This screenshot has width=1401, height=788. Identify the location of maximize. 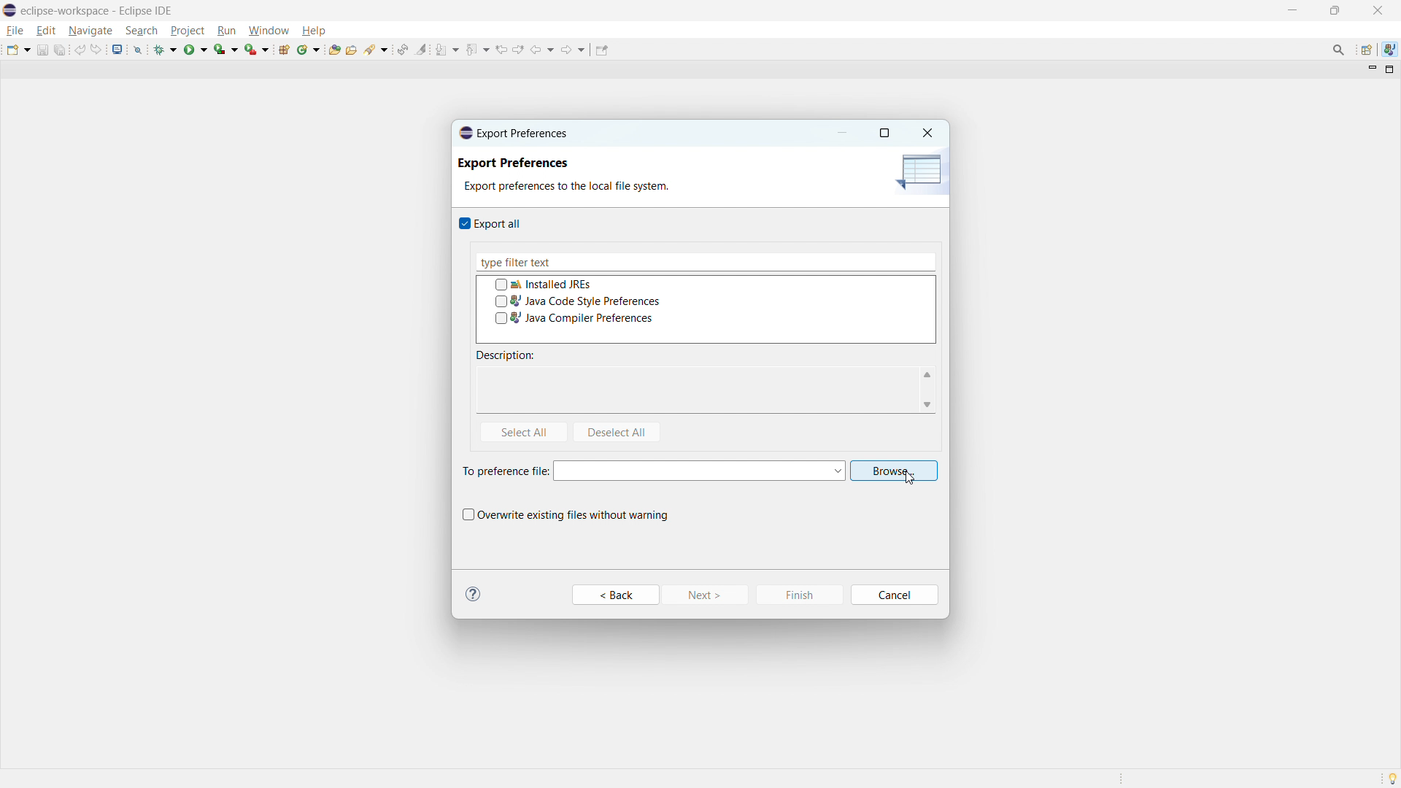
(888, 131).